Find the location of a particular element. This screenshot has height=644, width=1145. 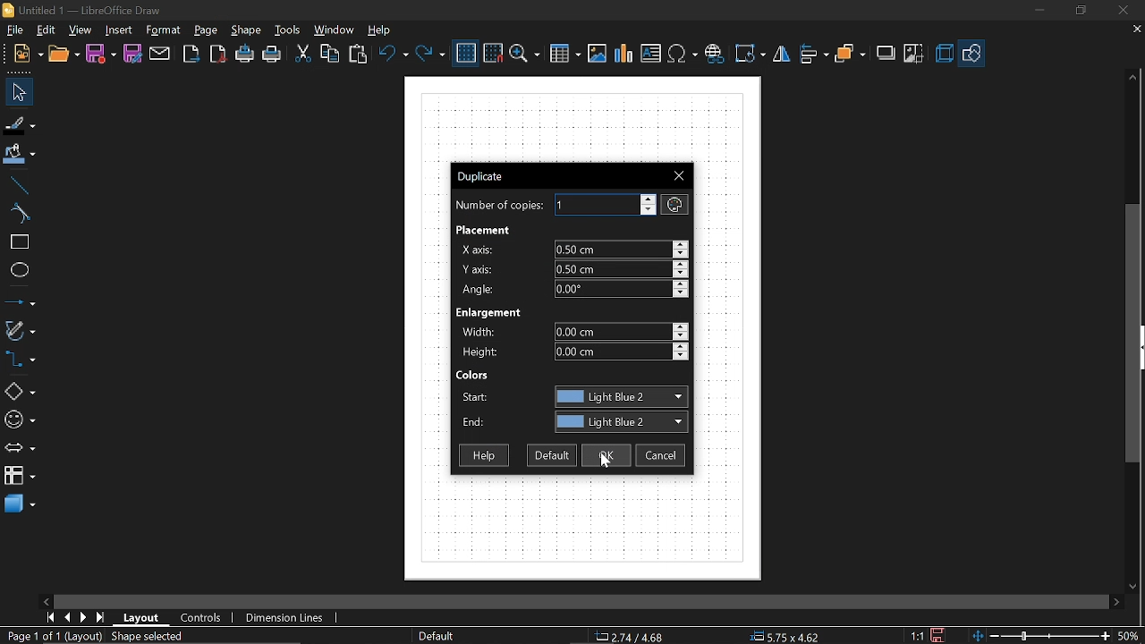

Curve is located at coordinates (17, 215).